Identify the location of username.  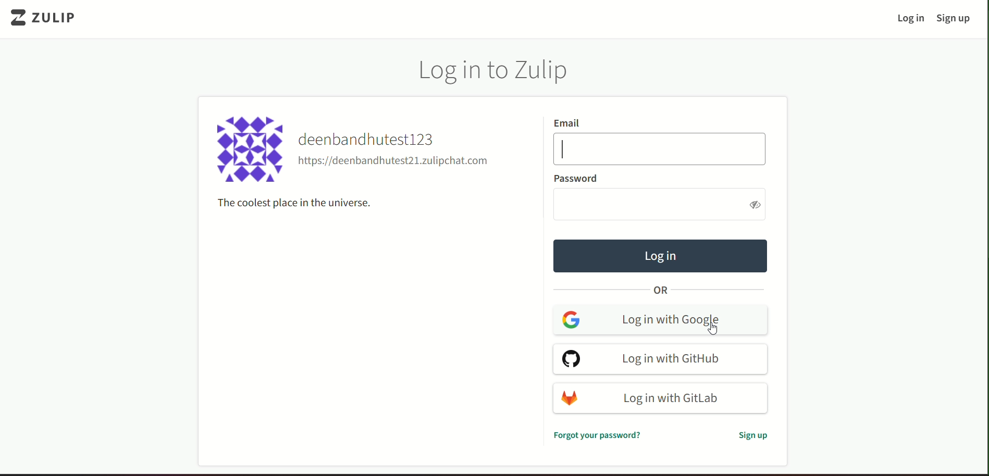
(372, 140).